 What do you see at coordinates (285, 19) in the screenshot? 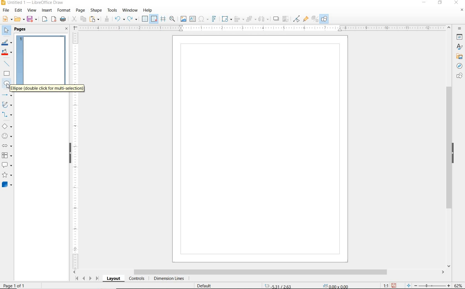
I see `CROP IMAGE` at bounding box center [285, 19].